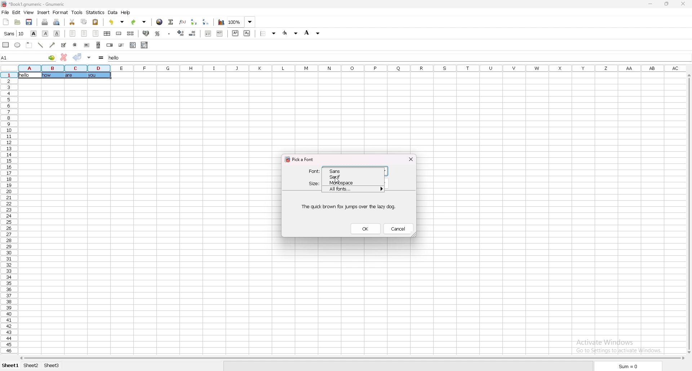 This screenshot has width=692, height=371. What do you see at coordinates (77, 57) in the screenshot?
I see `accept changes` at bounding box center [77, 57].